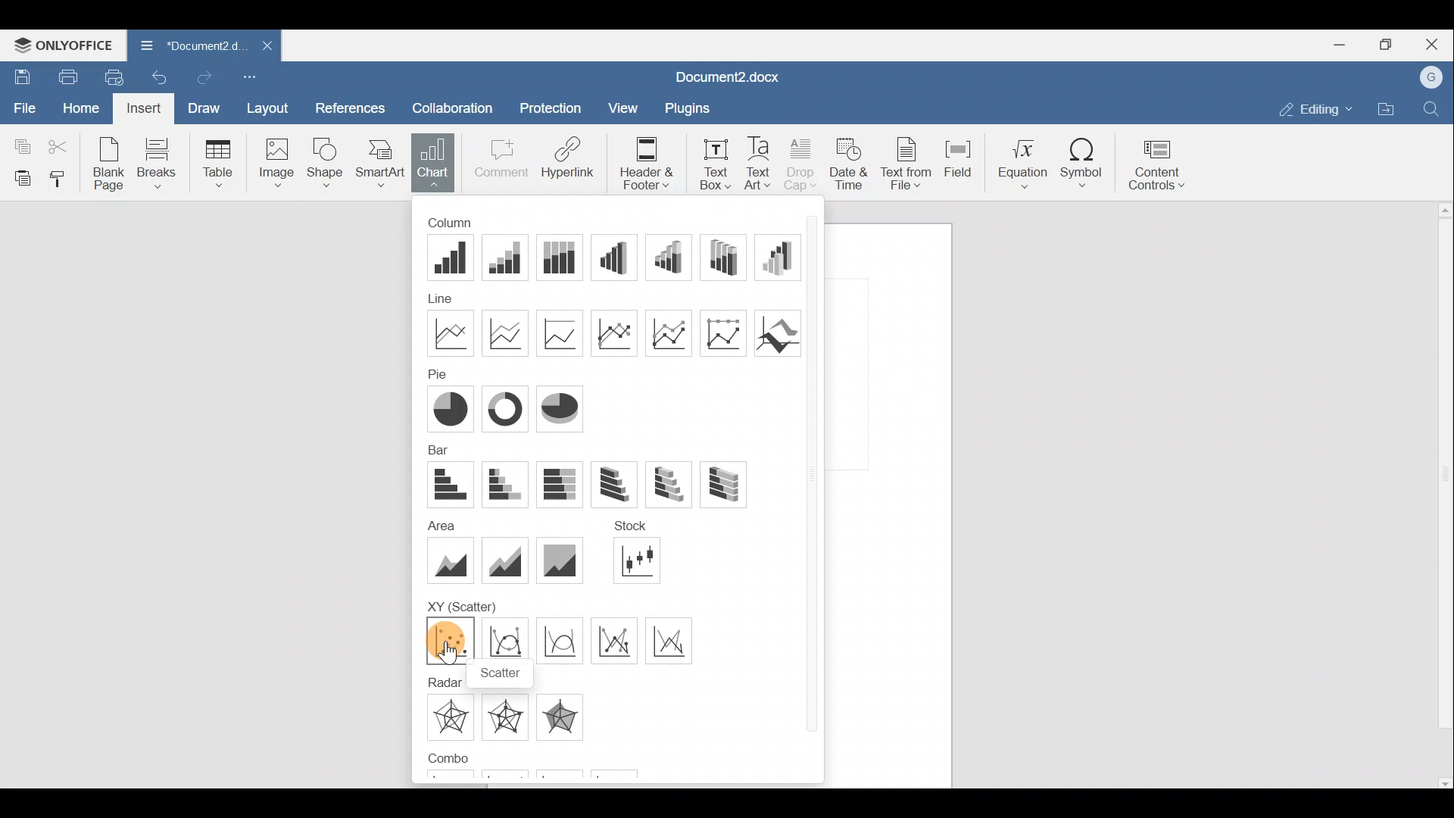 The width and height of the screenshot is (1454, 818). Describe the element at coordinates (1337, 46) in the screenshot. I see `Minimize` at that location.